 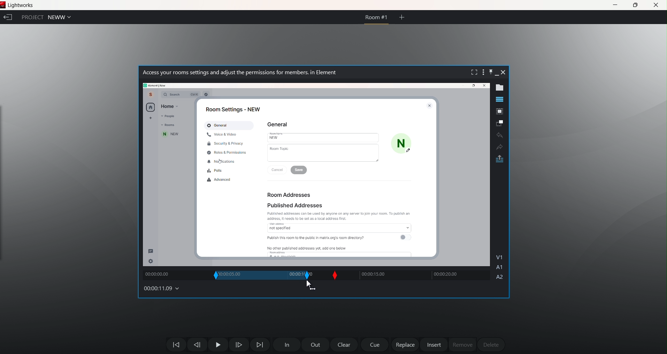 I want to click on maximize, so click(x=635, y=5).